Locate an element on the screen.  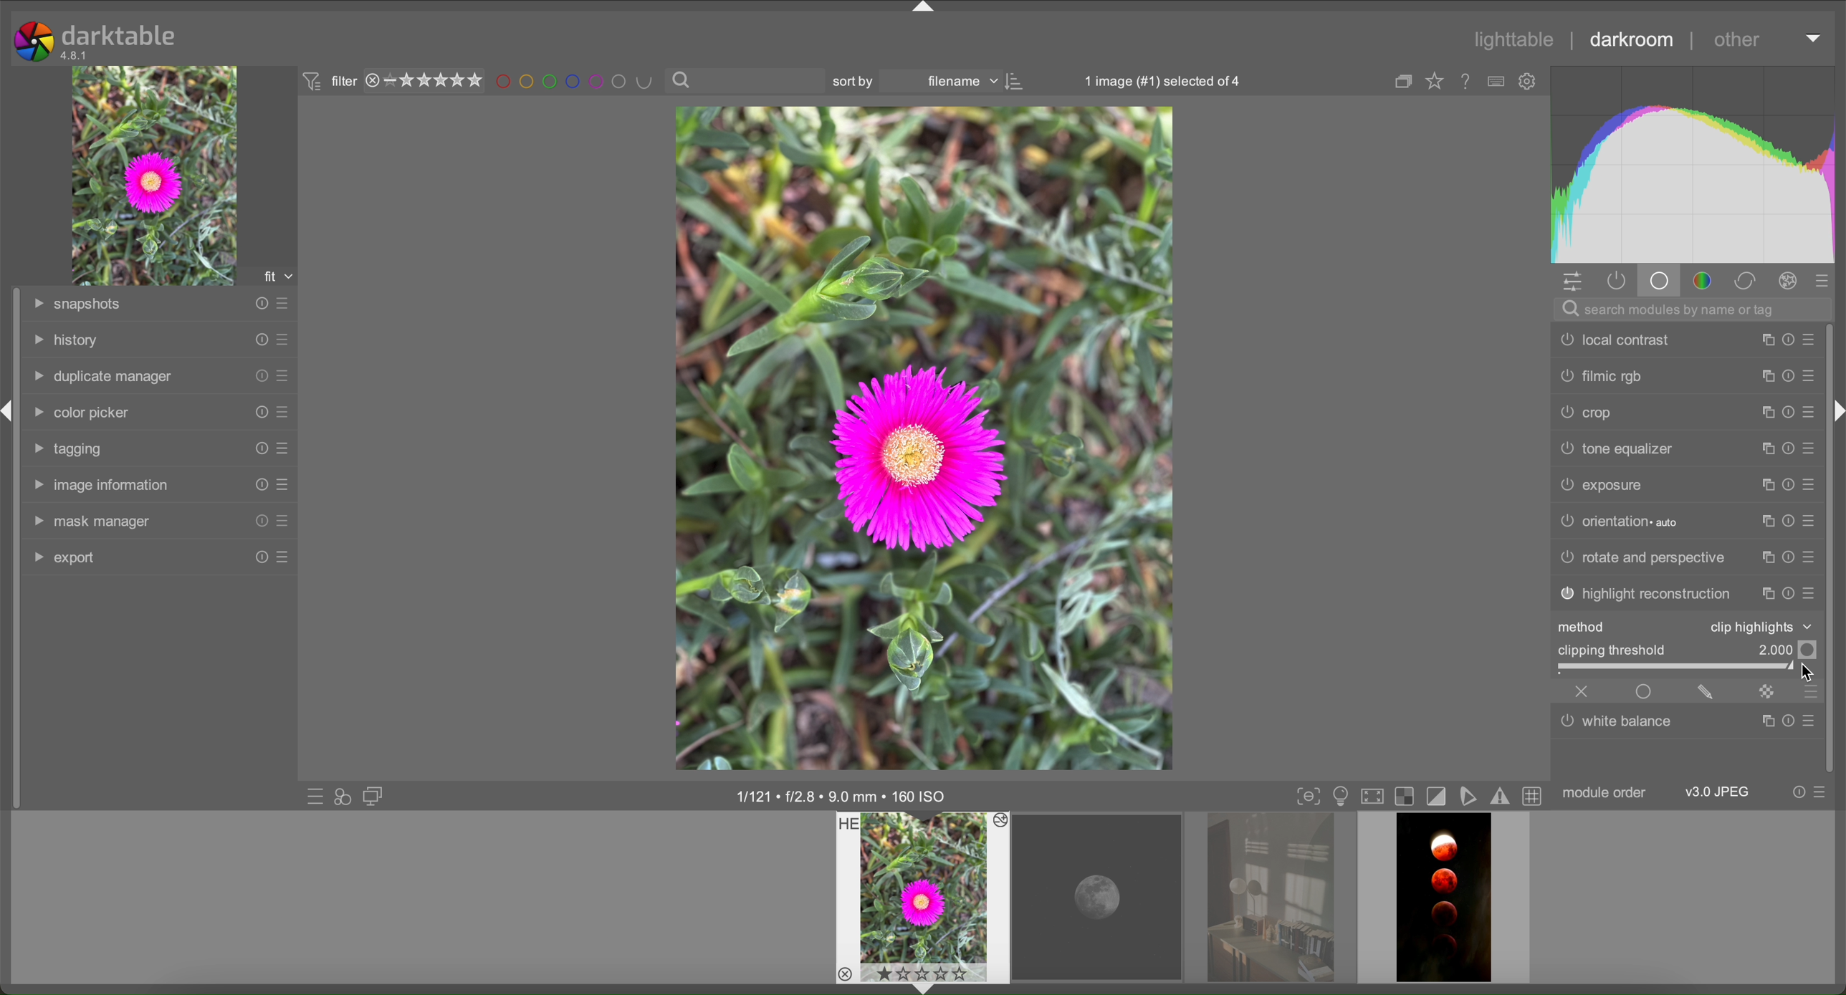
copy is located at coordinates (1766, 377).